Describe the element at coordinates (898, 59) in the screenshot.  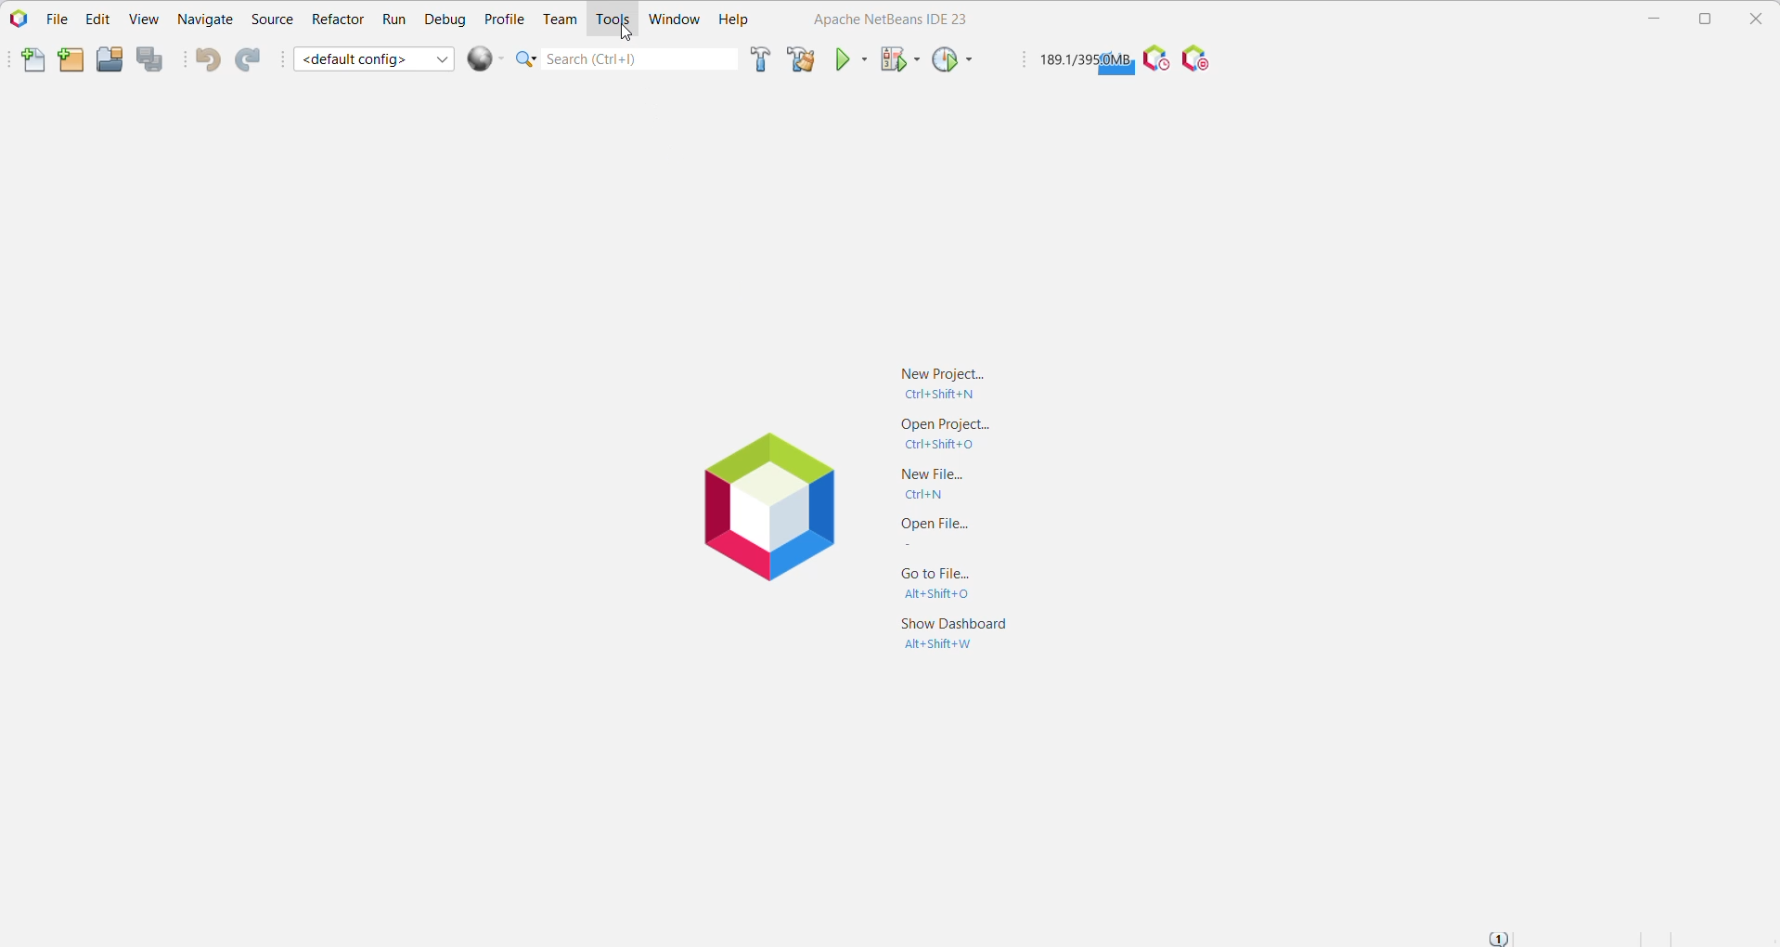
I see `Debug Project` at that location.